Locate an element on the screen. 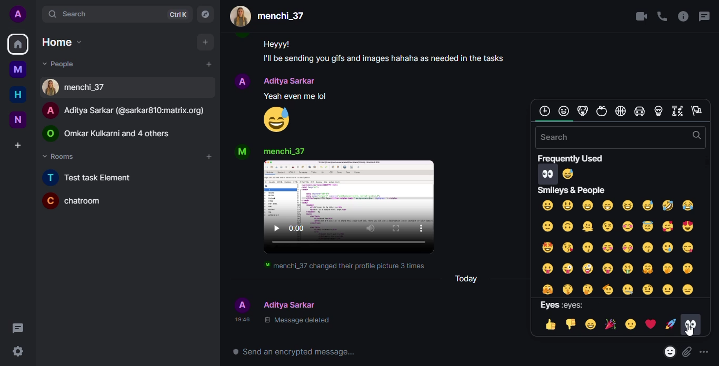 The image size is (719, 366). send an encrypted message is located at coordinates (289, 351).